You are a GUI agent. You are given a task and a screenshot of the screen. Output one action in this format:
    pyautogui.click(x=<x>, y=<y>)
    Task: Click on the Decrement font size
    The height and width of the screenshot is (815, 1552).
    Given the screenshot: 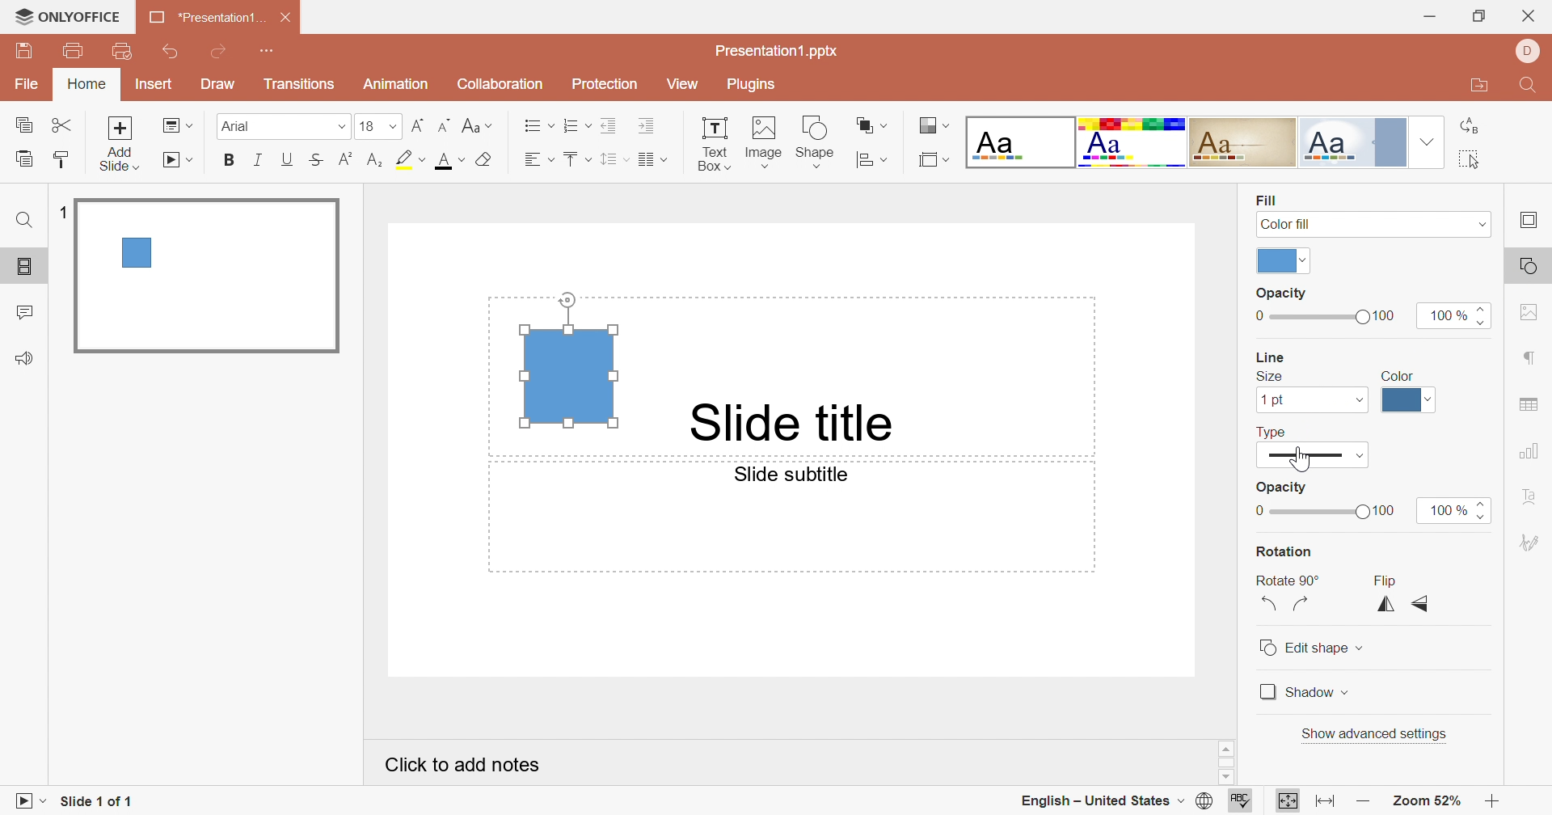 What is the action you would take?
    pyautogui.click(x=444, y=126)
    